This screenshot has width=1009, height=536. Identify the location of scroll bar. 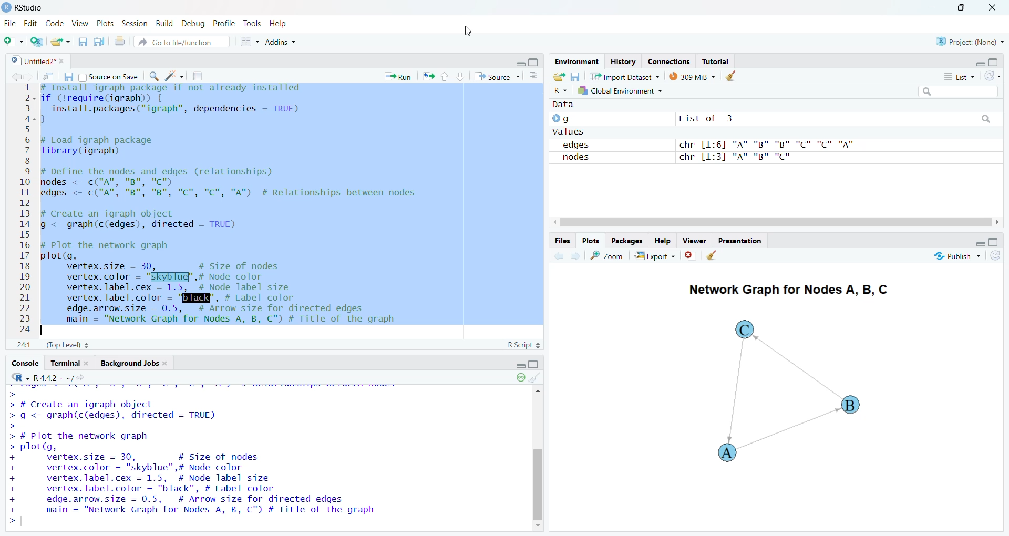
(536, 458).